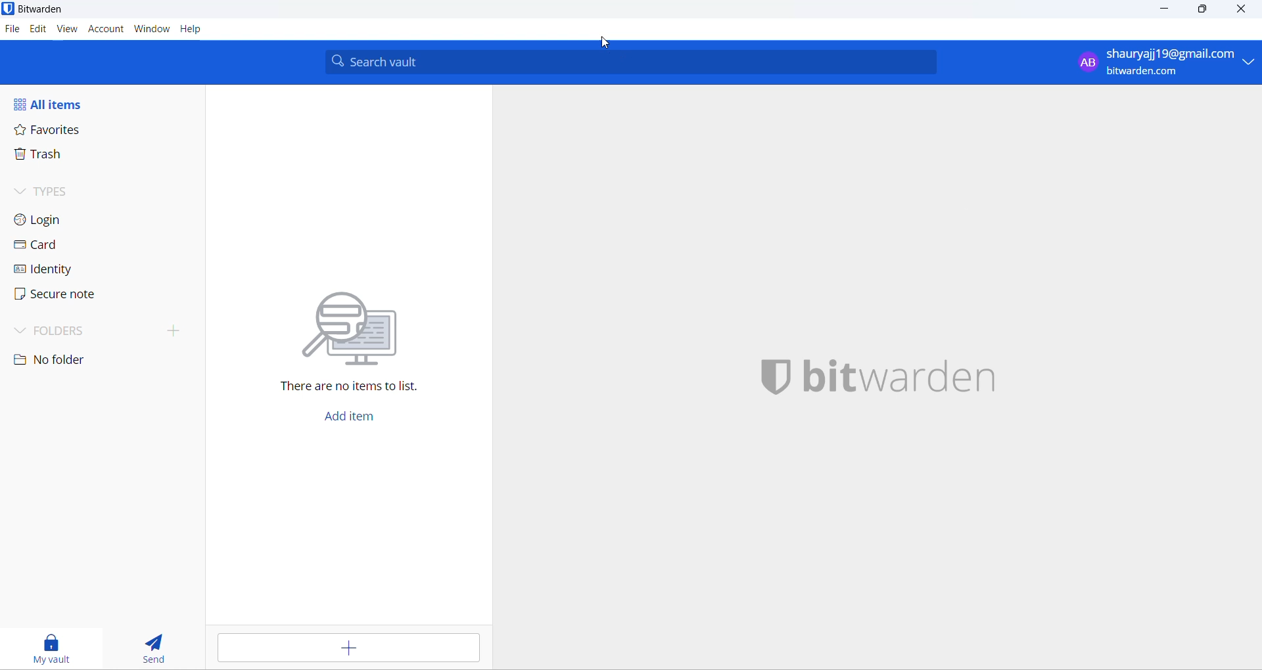 This screenshot has height=670, width=1262. What do you see at coordinates (1162, 62) in the screenshot?
I see `login email` at bounding box center [1162, 62].